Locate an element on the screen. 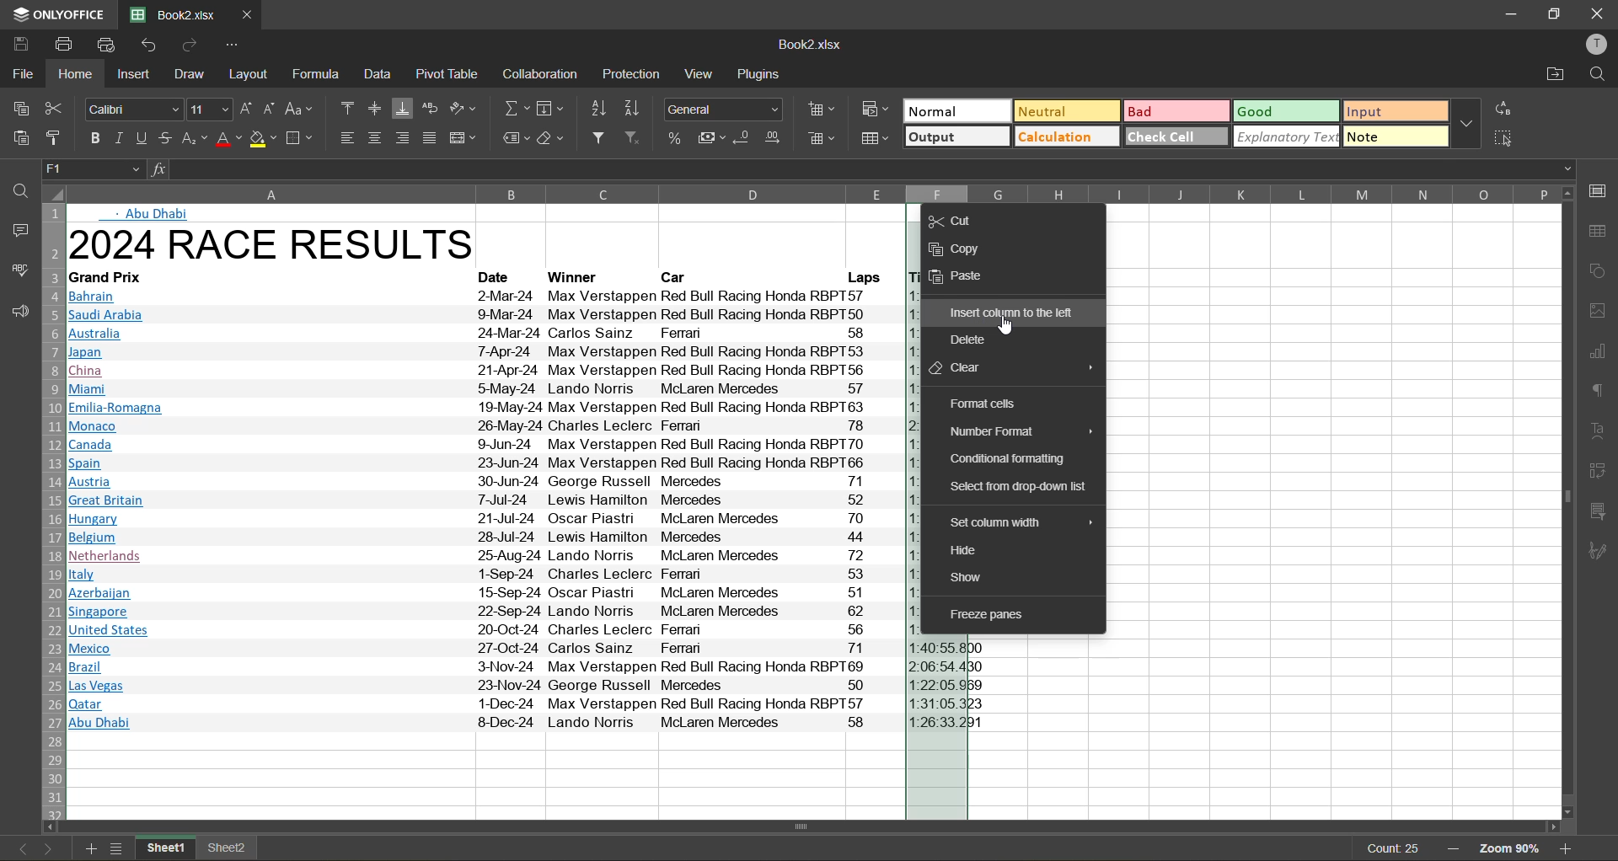 The image size is (1618, 861). paragraph is located at coordinates (1602, 392).